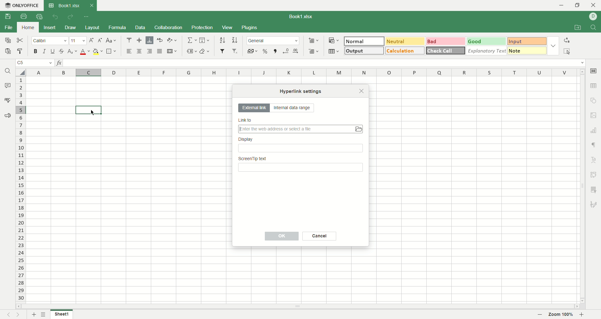 The width and height of the screenshot is (601, 319). Describe the element at coordinates (286, 51) in the screenshot. I see `decrease decimal` at that location.